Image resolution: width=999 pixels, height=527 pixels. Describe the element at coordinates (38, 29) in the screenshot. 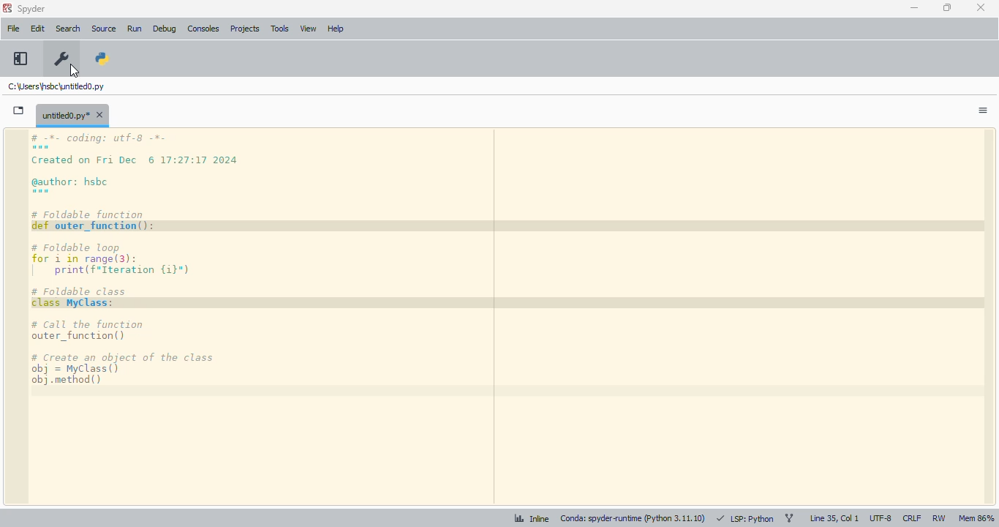

I see `edit` at that location.